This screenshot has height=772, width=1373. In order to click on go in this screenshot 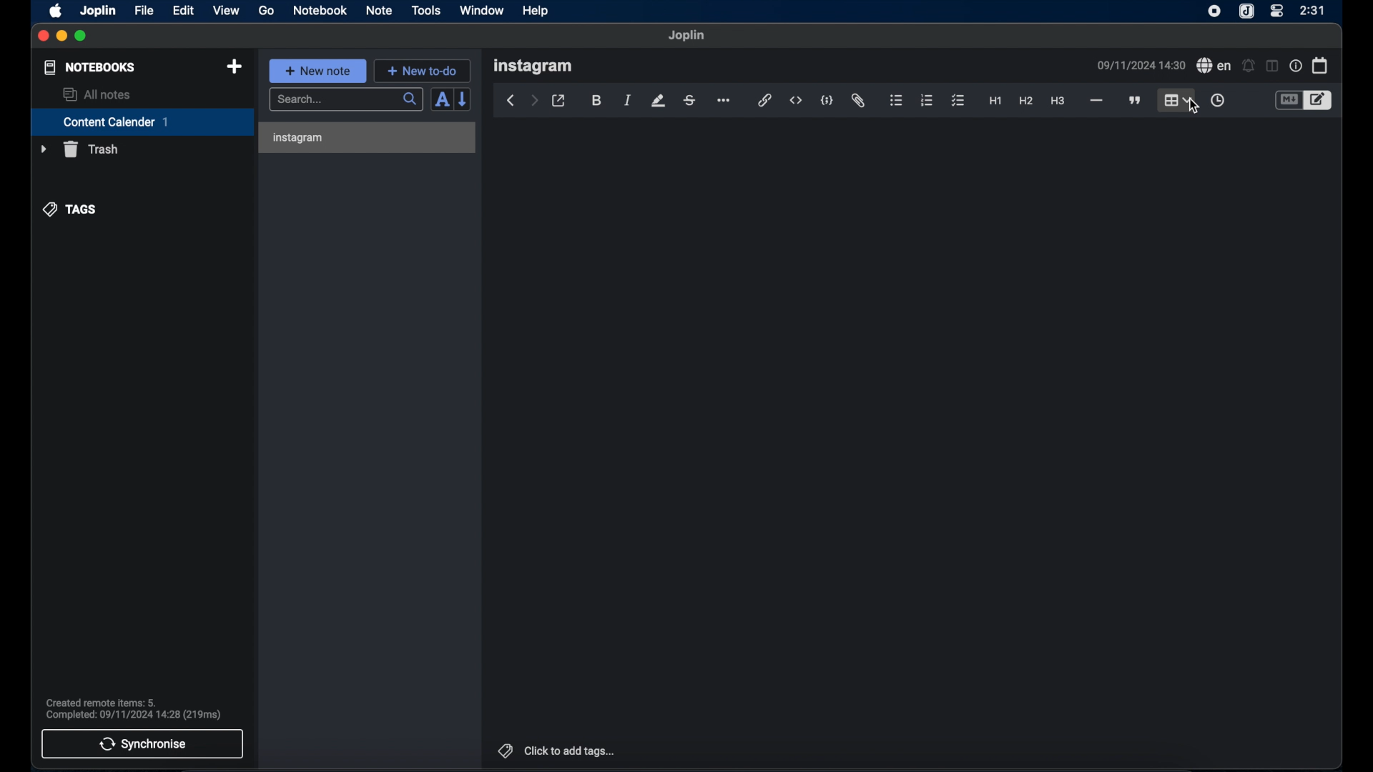, I will do `click(267, 11)`.